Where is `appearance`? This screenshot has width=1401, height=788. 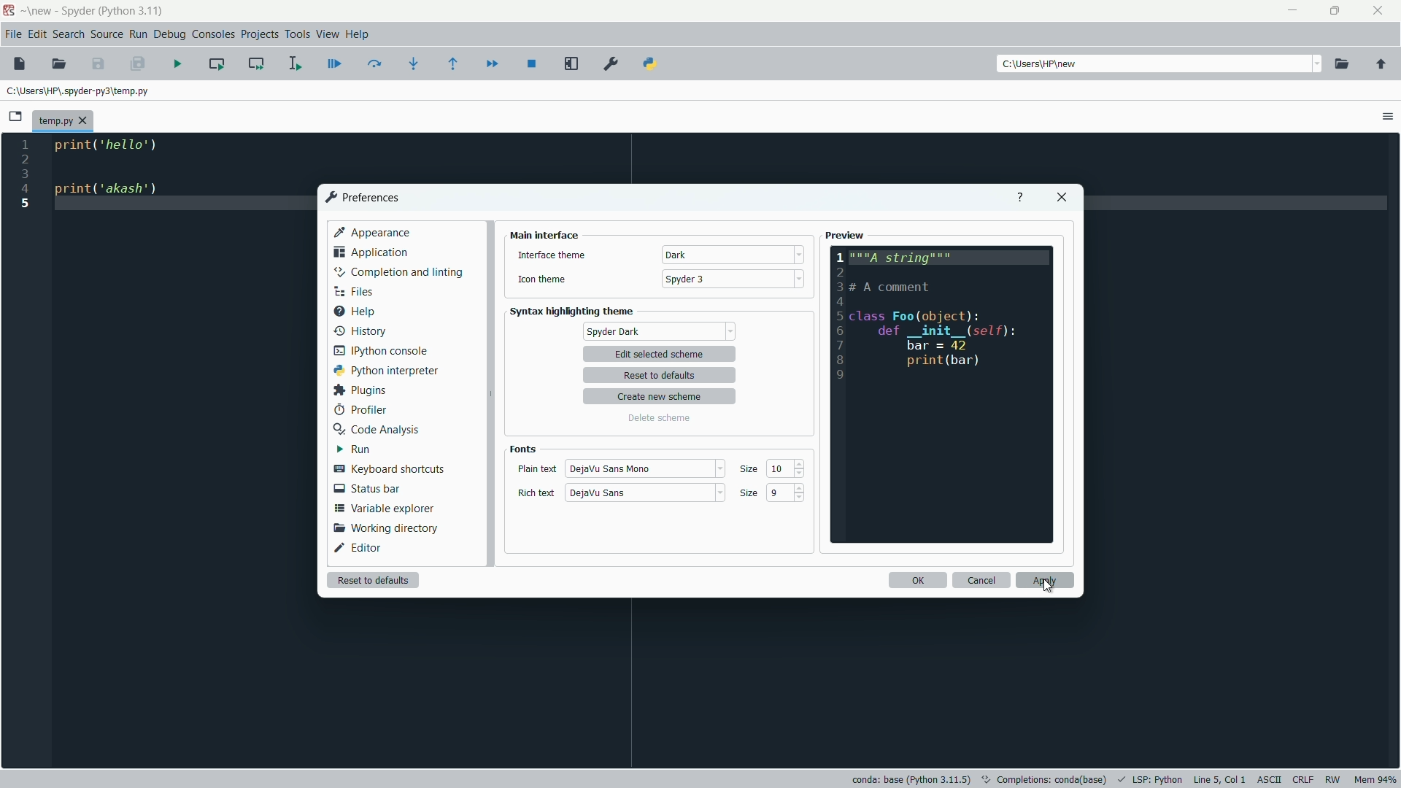 appearance is located at coordinates (374, 231).